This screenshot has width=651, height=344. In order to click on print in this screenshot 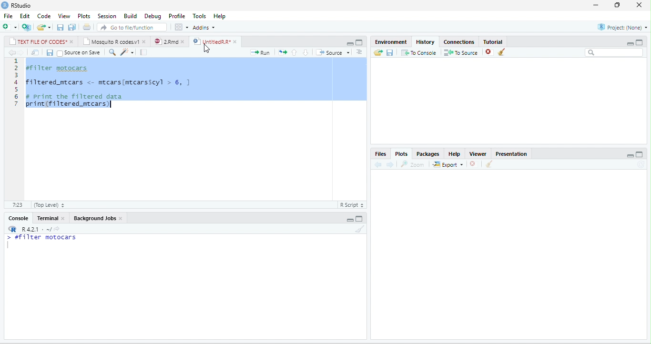, I will do `click(87, 27)`.